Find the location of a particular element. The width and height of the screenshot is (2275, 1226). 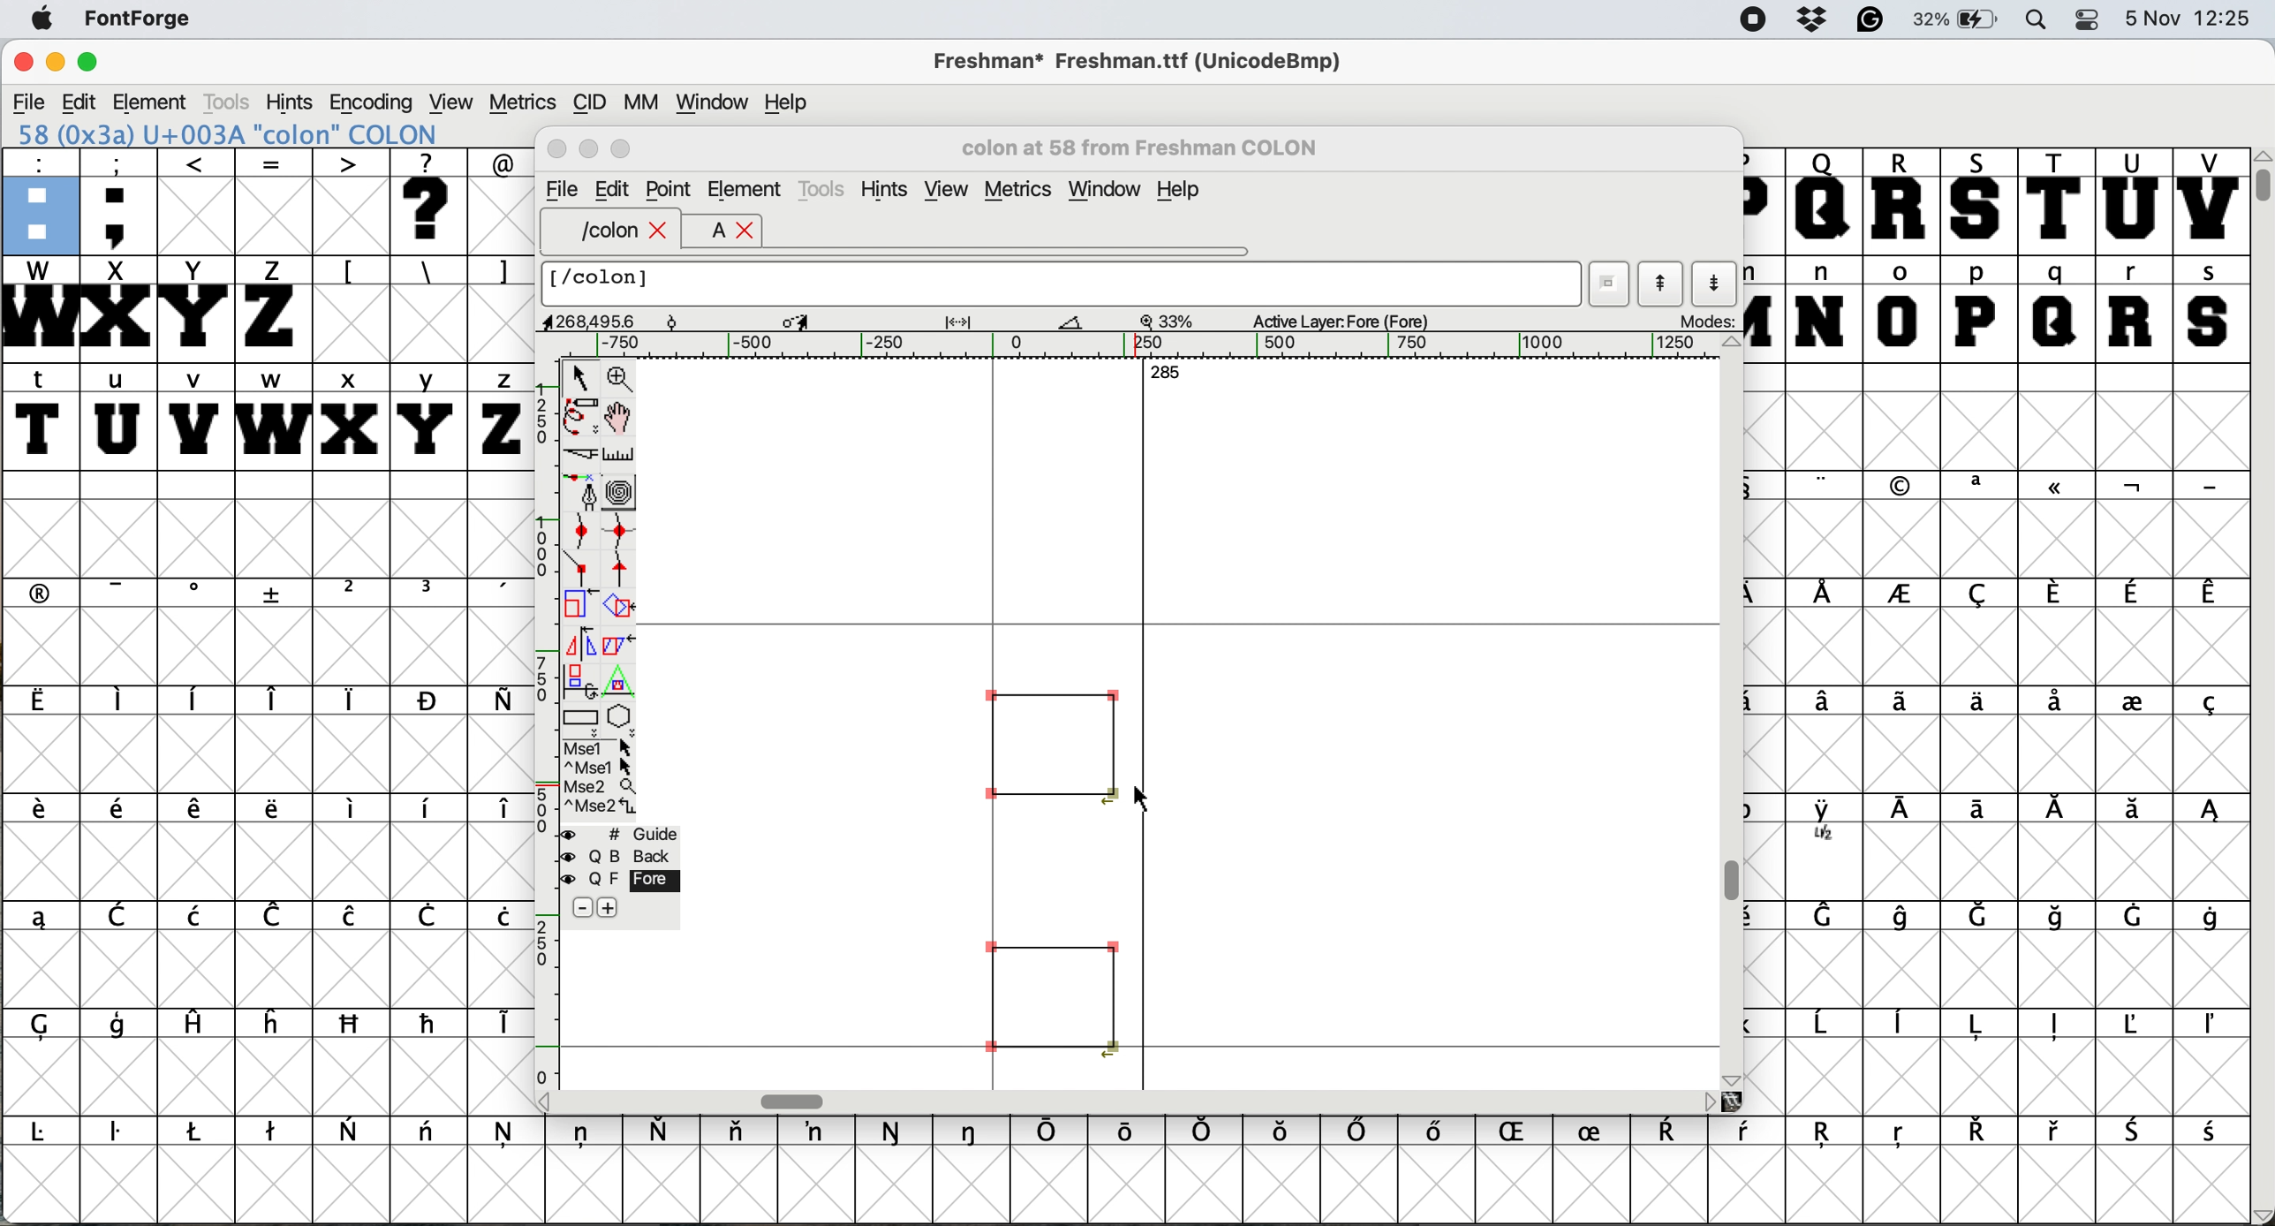

glyph details is located at coordinates (994, 322).